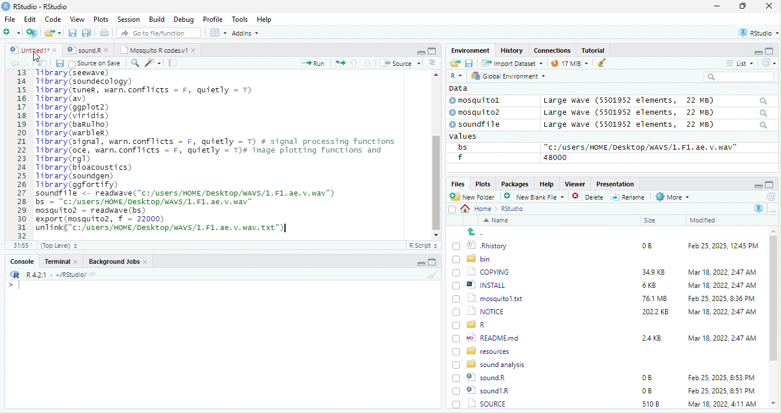 Image resolution: width=781 pixels, height=414 pixels. What do you see at coordinates (657, 404) in the screenshot?
I see `1302 KB` at bounding box center [657, 404].